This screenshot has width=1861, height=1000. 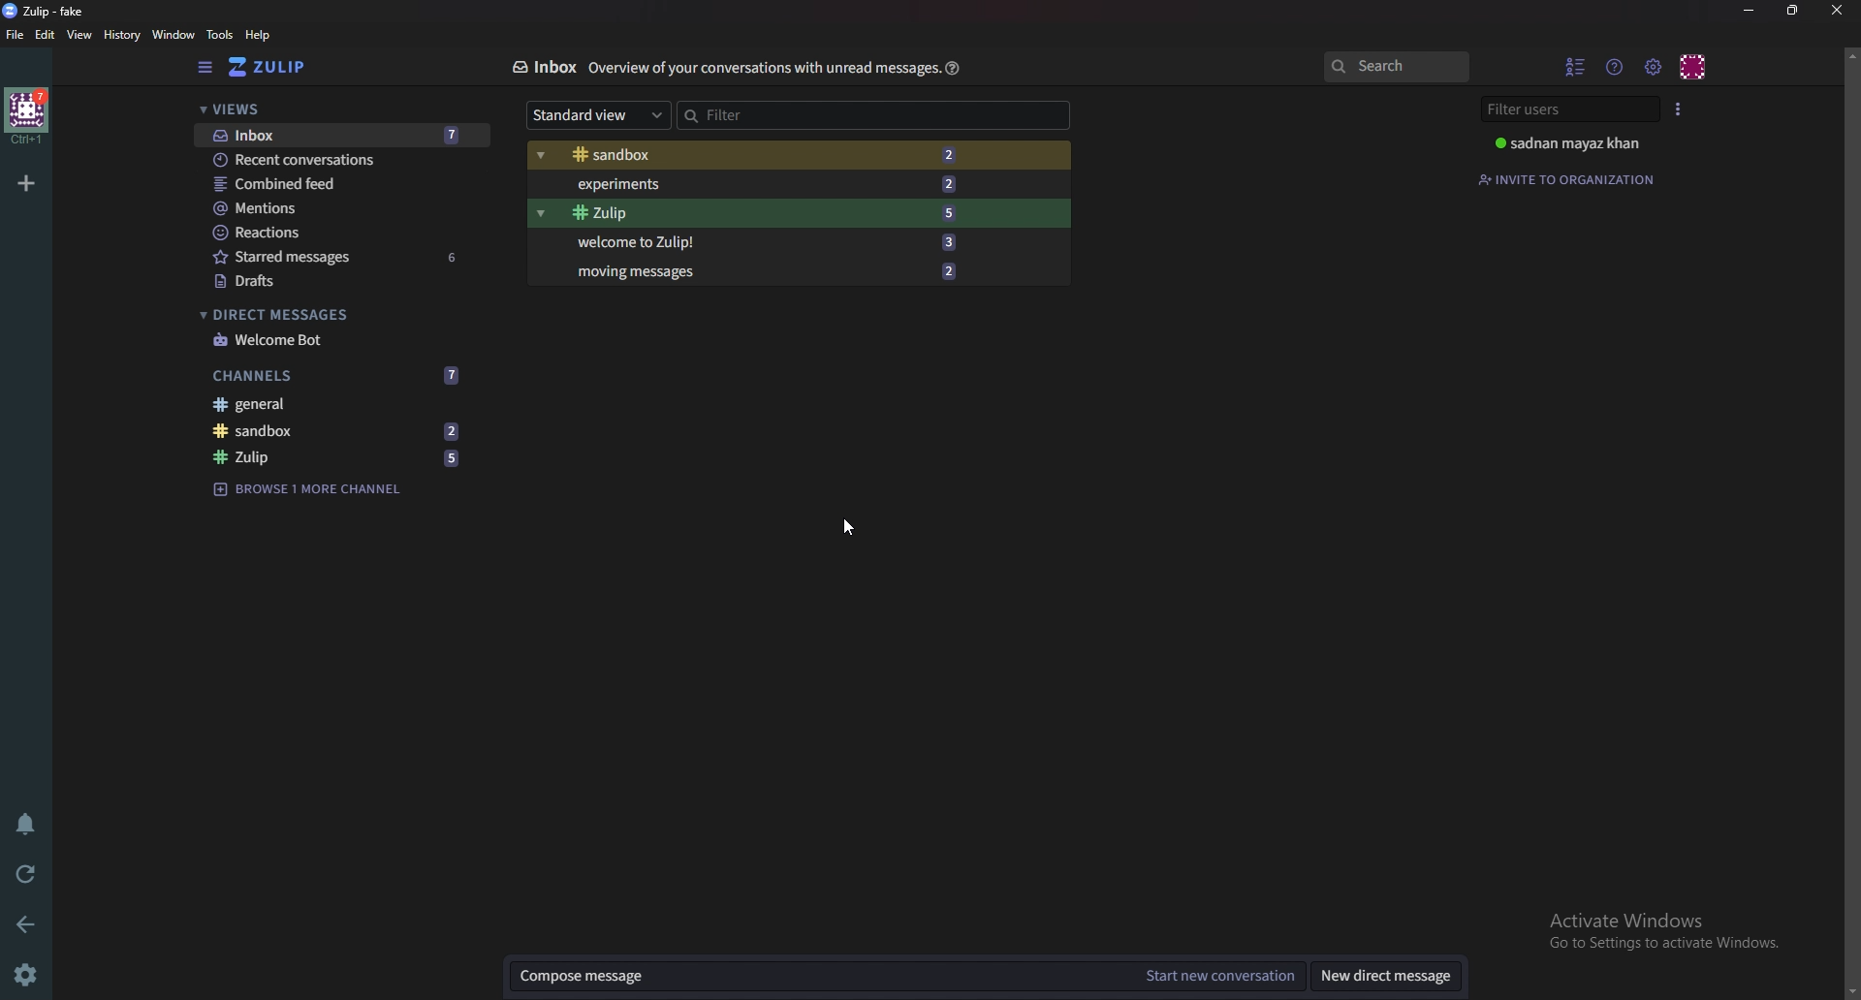 What do you see at coordinates (761, 184) in the screenshot?
I see `Experiments` at bounding box center [761, 184].